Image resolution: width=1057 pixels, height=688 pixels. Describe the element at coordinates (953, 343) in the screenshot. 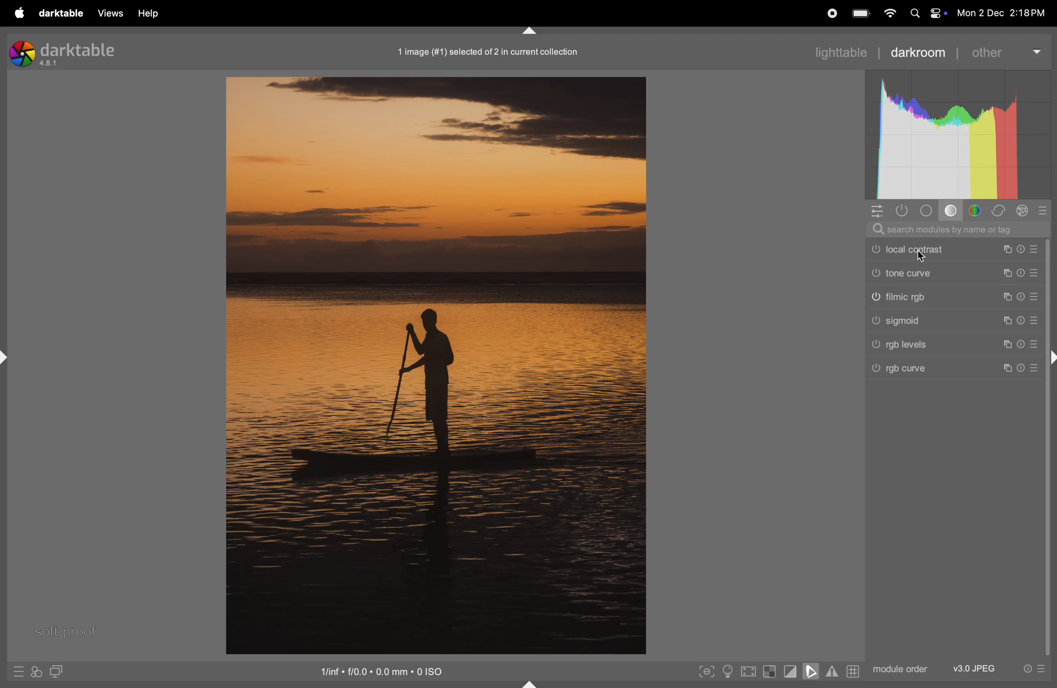

I see `rgb levels` at that location.